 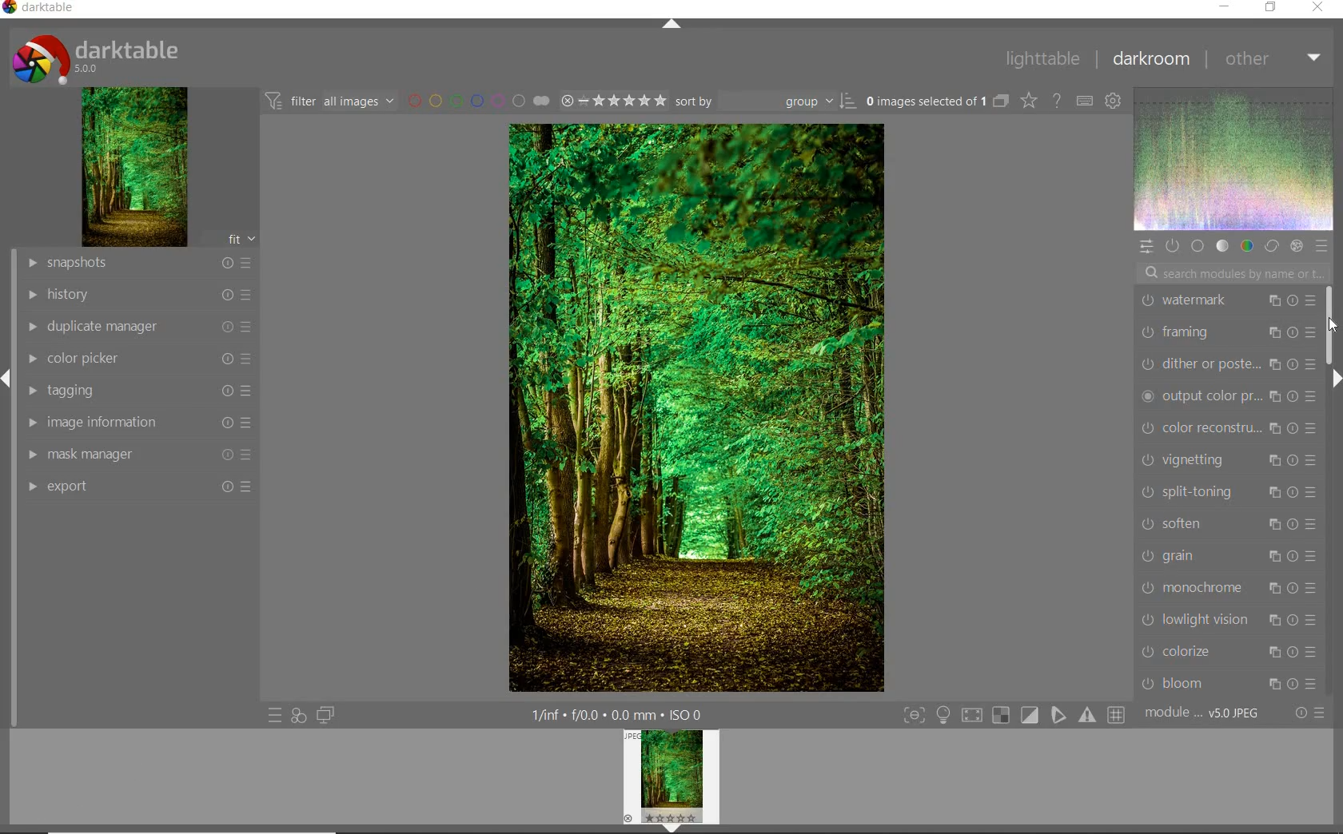 What do you see at coordinates (1310, 713) in the screenshot?
I see `RESET OR PRESET & PREFERENCE` at bounding box center [1310, 713].